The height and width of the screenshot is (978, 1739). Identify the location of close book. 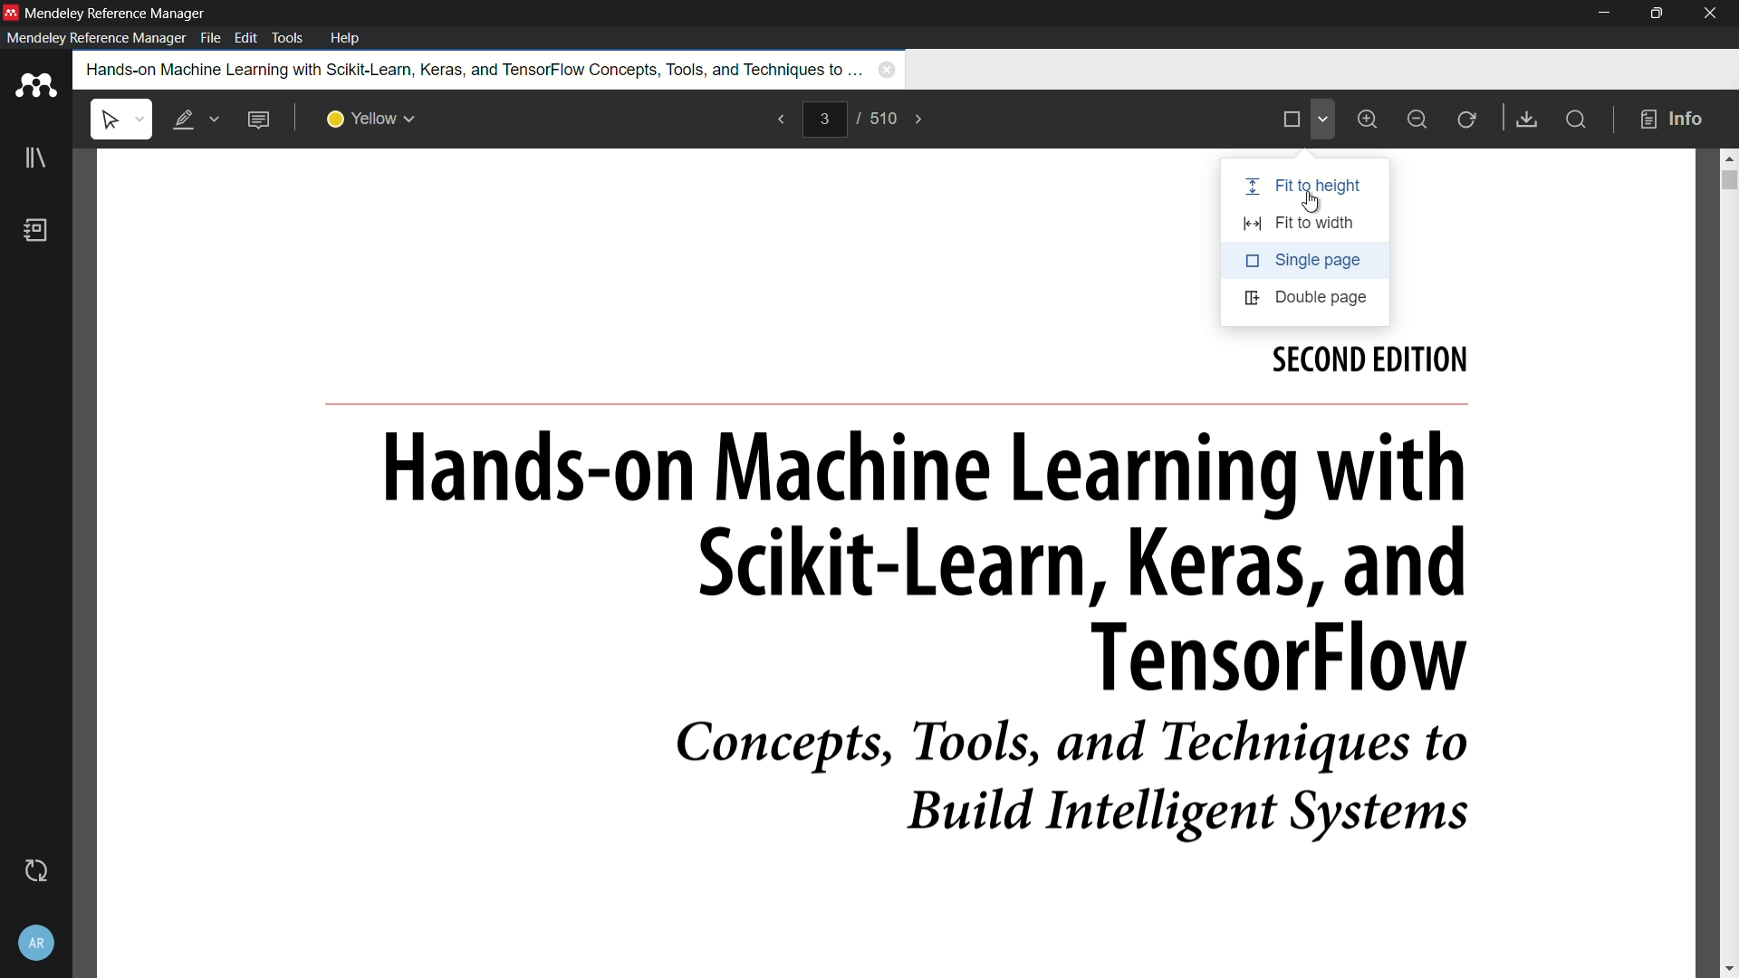
(888, 70).